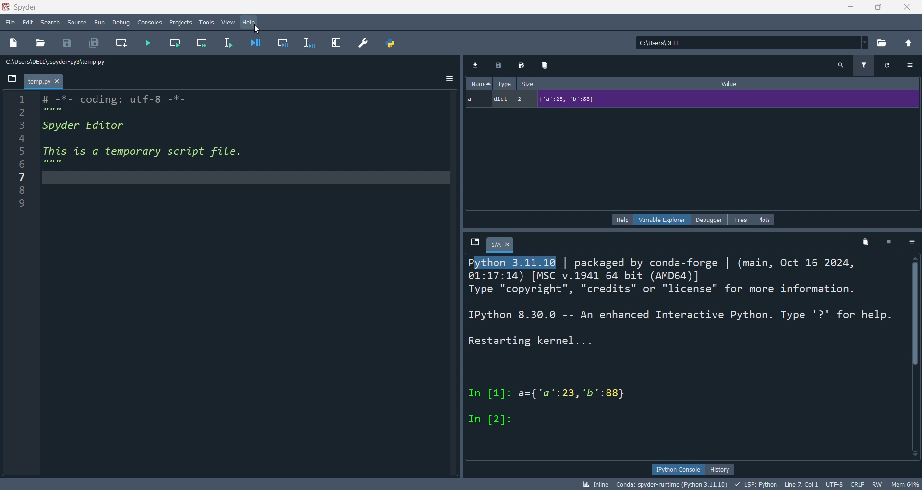 The width and height of the screenshot is (922, 490). What do you see at coordinates (148, 43) in the screenshot?
I see `run file` at bounding box center [148, 43].